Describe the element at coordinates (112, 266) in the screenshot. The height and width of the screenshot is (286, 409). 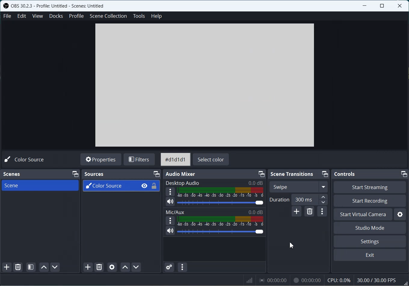
I see `Open Source Properties` at that location.